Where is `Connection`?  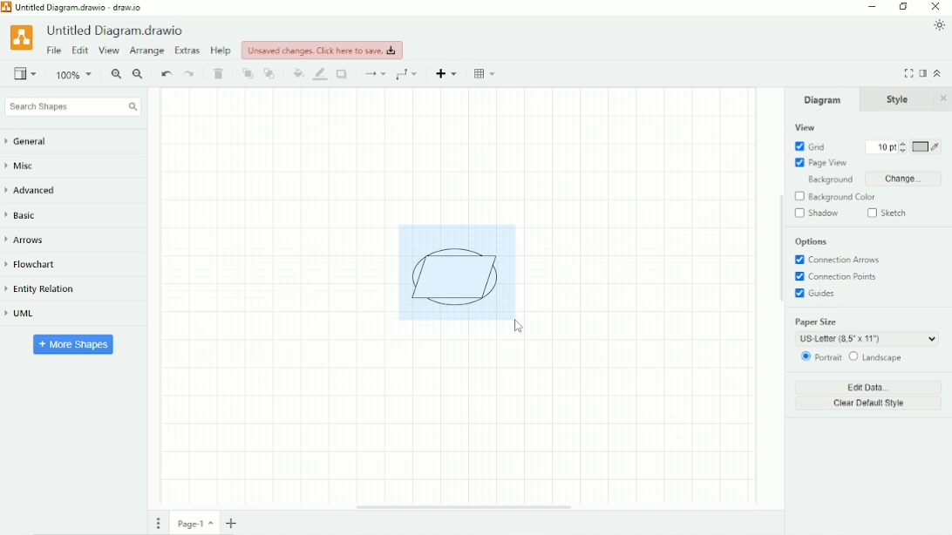 Connection is located at coordinates (374, 74).